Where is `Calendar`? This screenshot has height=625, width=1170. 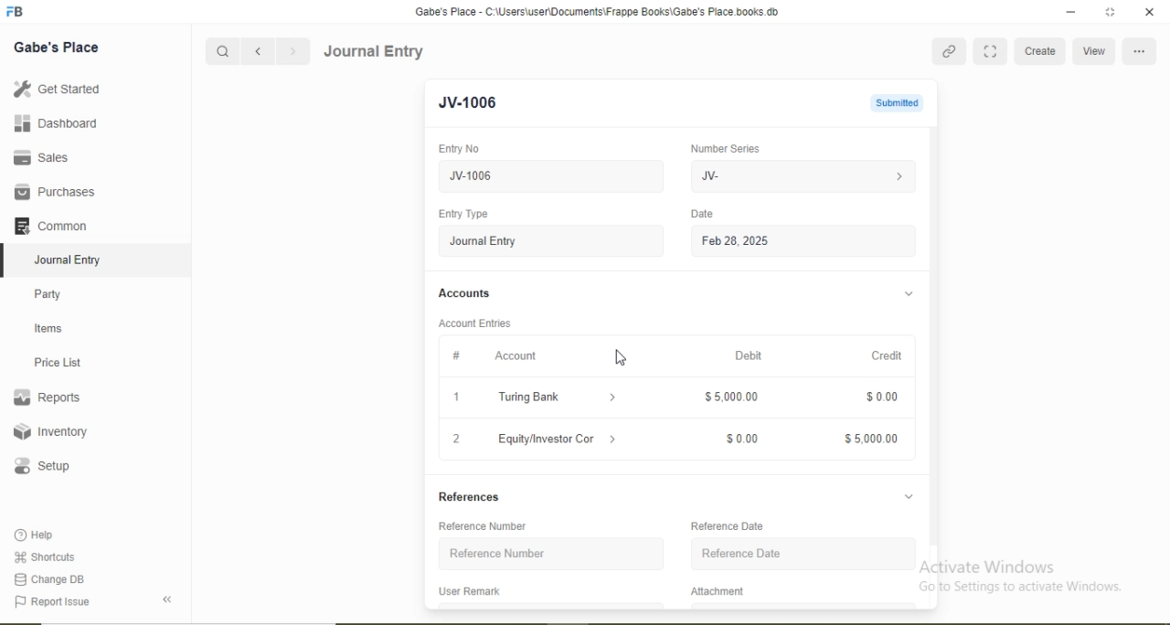 Calendar is located at coordinates (899, 242).